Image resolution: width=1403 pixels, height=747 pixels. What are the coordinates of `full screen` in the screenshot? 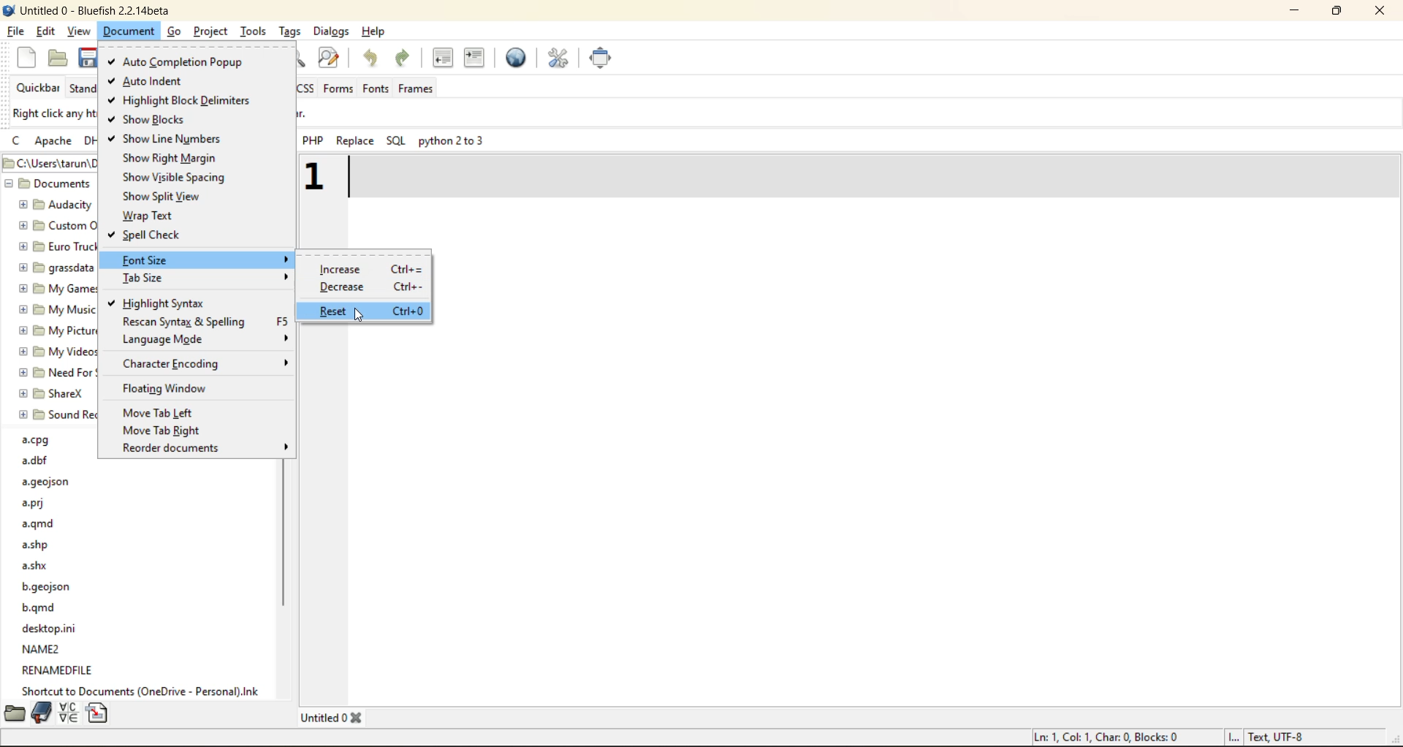 It's located at (608, 56).